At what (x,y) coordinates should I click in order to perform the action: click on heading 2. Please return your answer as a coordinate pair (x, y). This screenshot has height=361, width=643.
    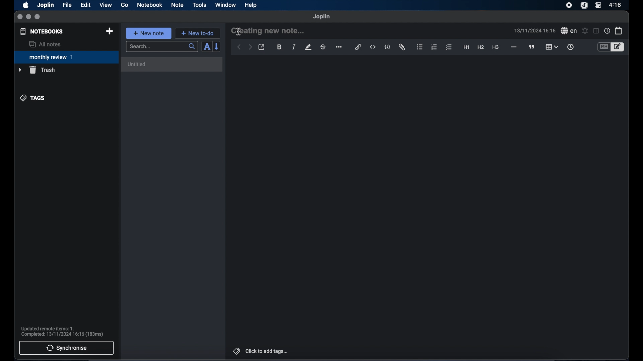
    Looking at the image, I should click on (481, 47).